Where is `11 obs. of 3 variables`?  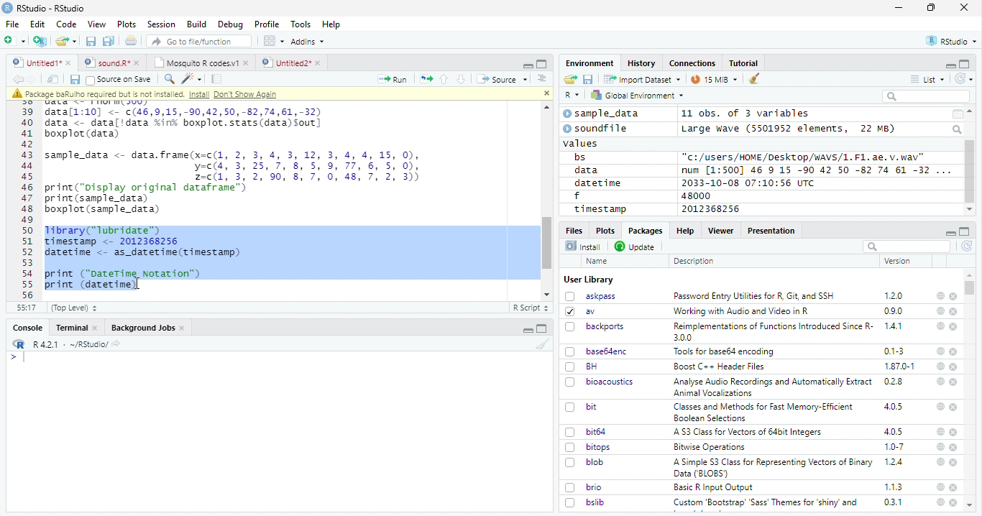 11 obs. of 3 variables is located at coordinates (746, 114).